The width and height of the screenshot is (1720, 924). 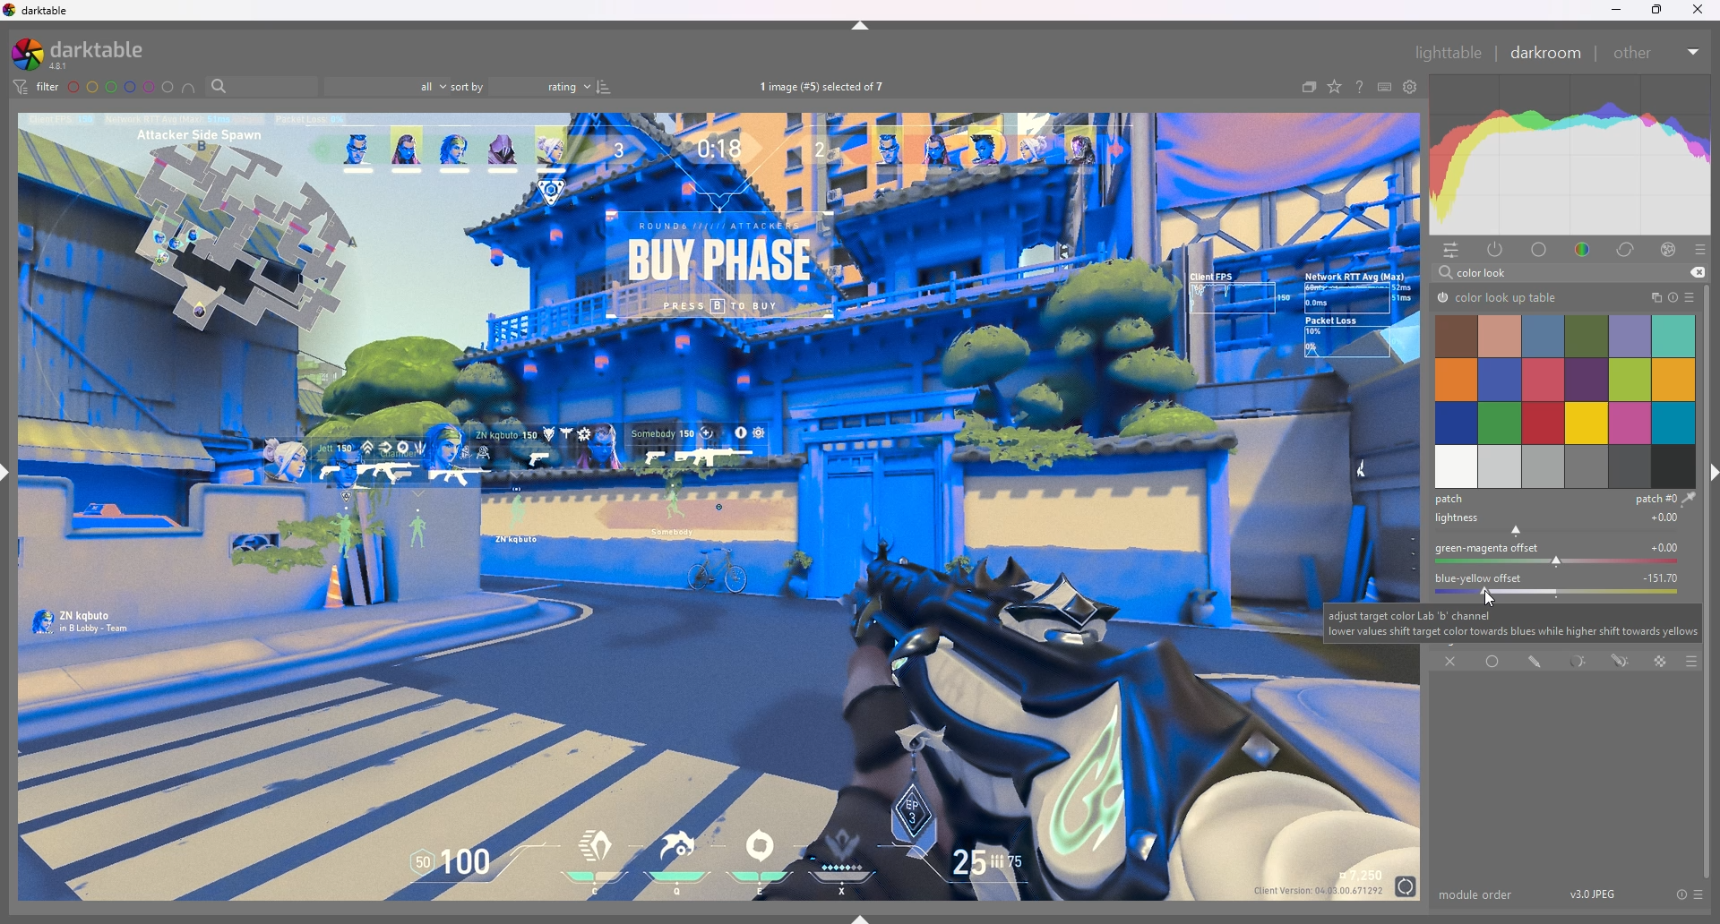 I want to click on help, so click(x=1359, y=87).